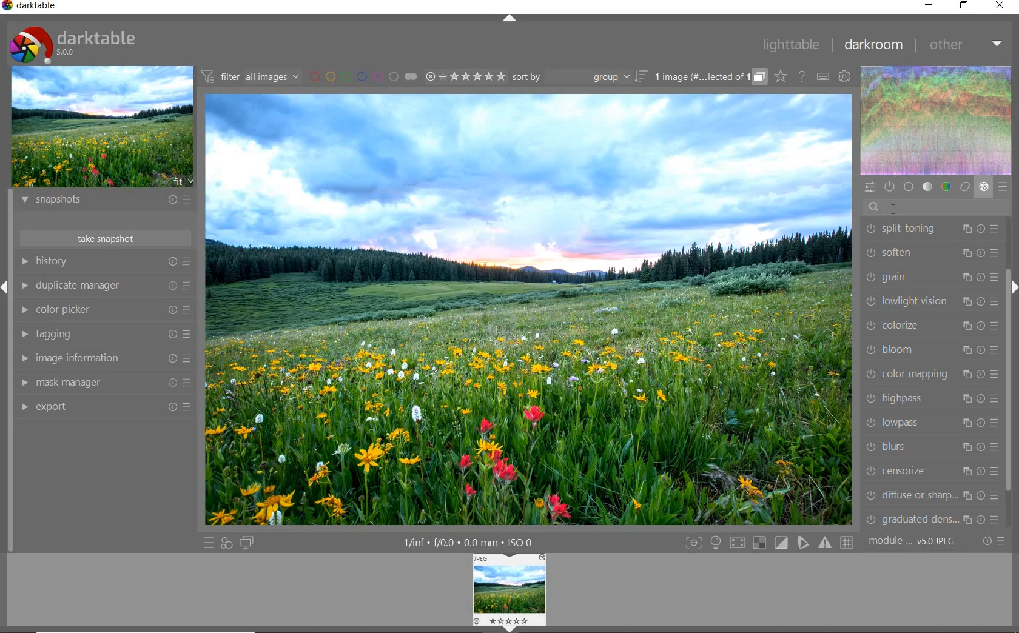 The height and width of the screenshot is (633, 1019). Describe the element at coordinates (930, 424) in the screenshot. I see `lowpass` at that location.